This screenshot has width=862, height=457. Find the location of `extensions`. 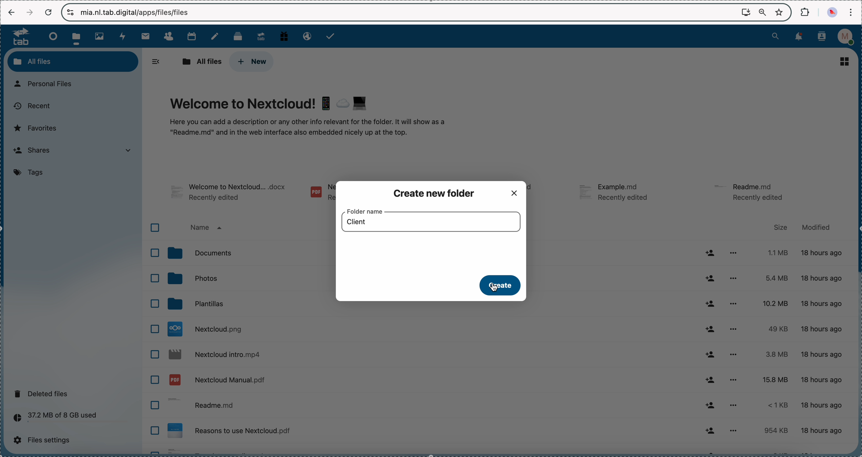

extensions is located at coordinates (806, 11).